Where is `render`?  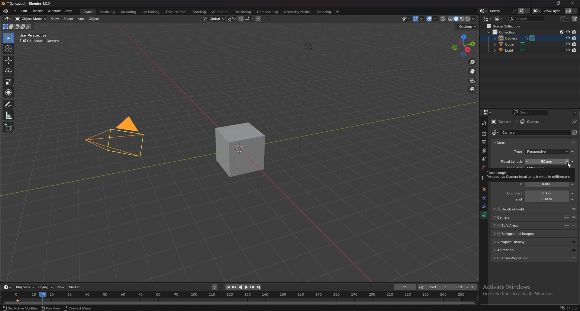
render is located at coordinates (484, 134).